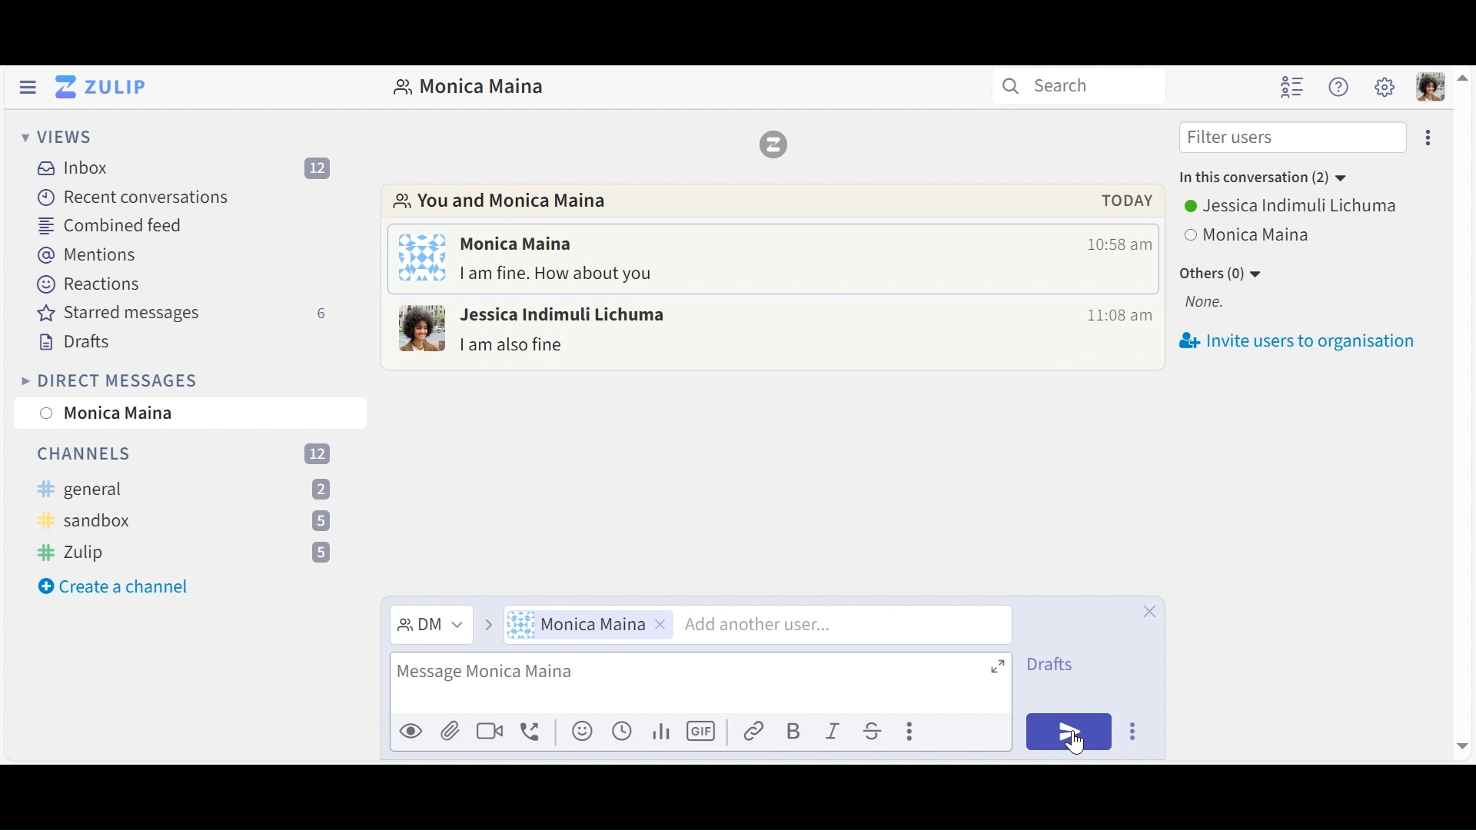 The image size is (1476, 830). What do you see at coordinates (193, 413) in the screenshot?
I see `User` at bounding box center [193, 413].